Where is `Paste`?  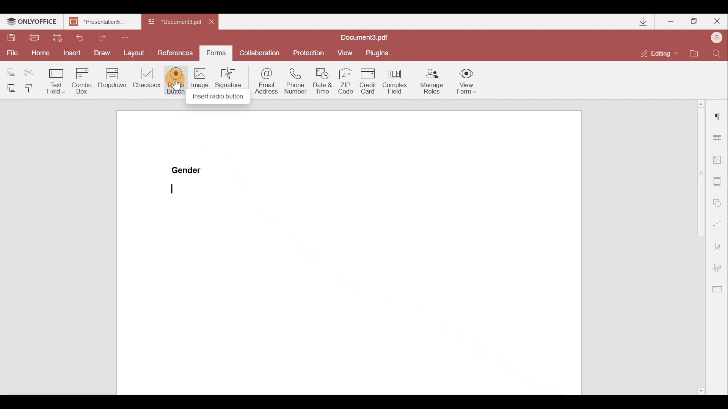 Paste is located at coordinates (10, 87).